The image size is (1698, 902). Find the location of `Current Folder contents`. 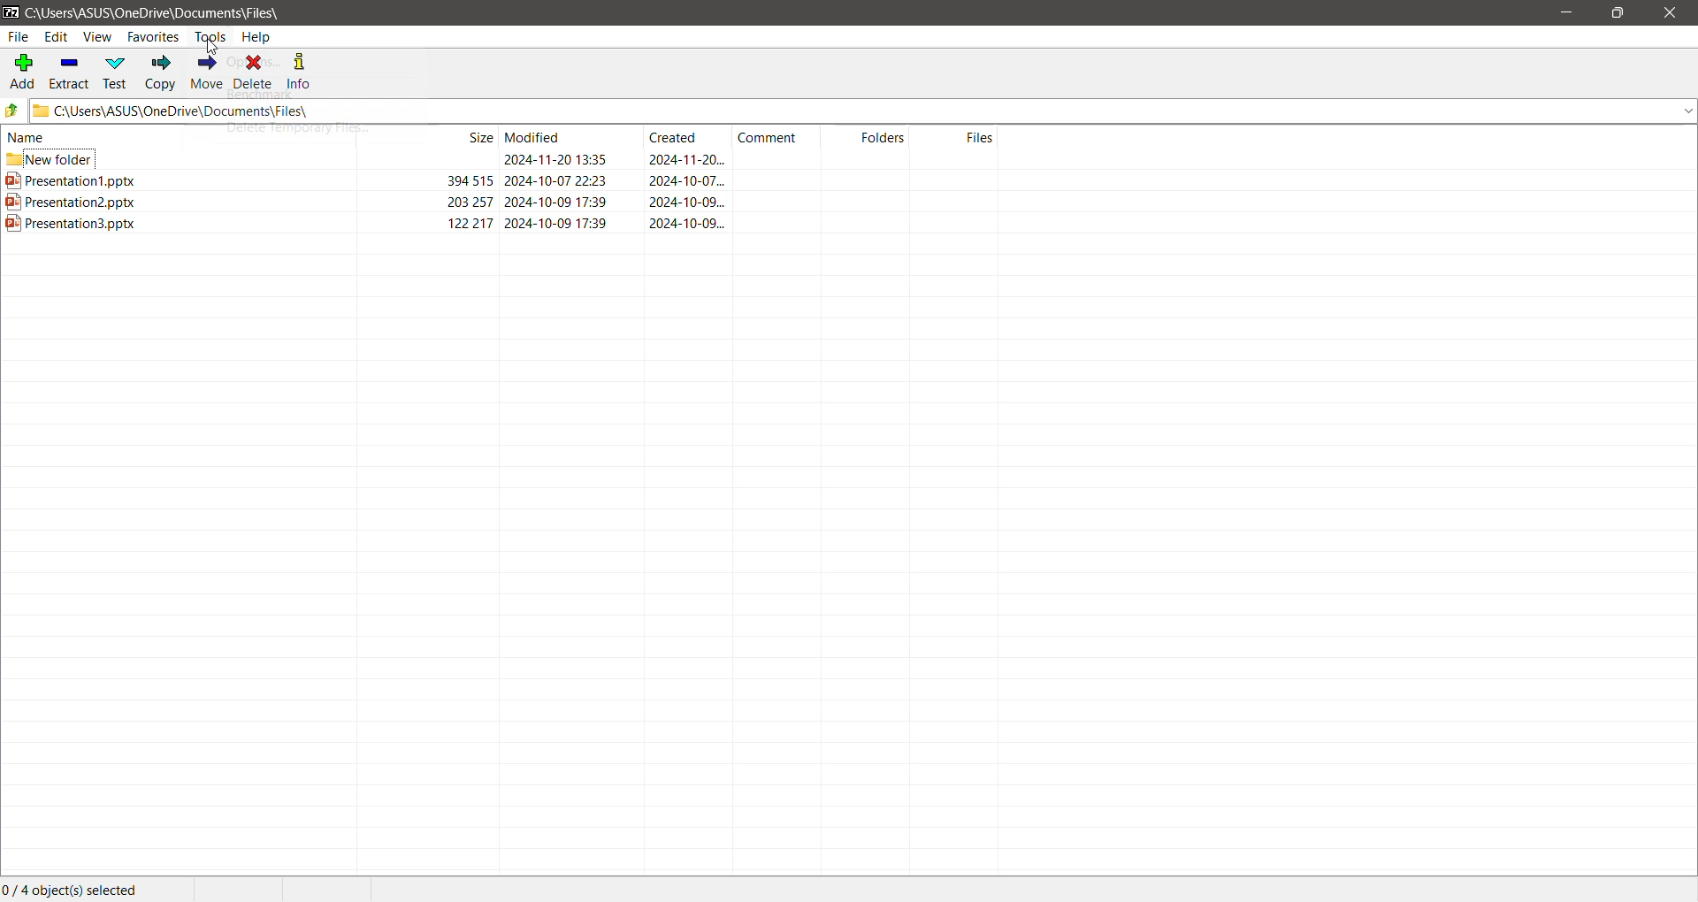

Current Folder contents is located at coordinates (503, 136).